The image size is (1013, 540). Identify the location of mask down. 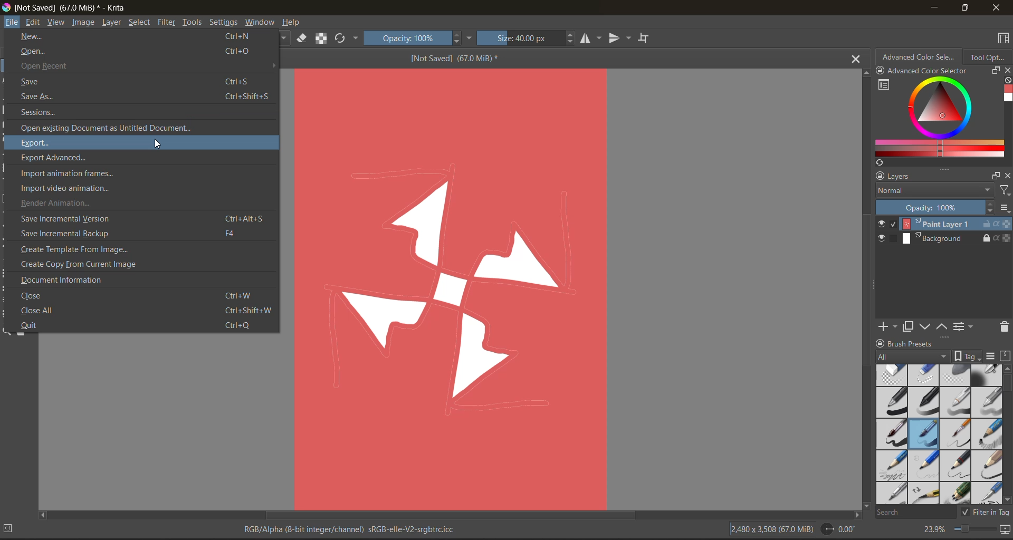
(927, 326).